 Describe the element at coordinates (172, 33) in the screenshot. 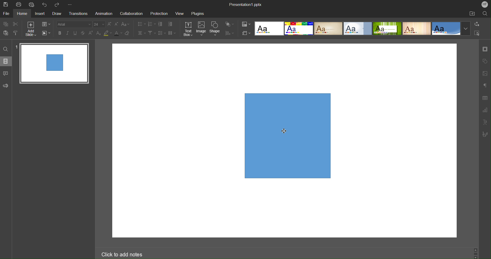

I see `Columns` at that location.